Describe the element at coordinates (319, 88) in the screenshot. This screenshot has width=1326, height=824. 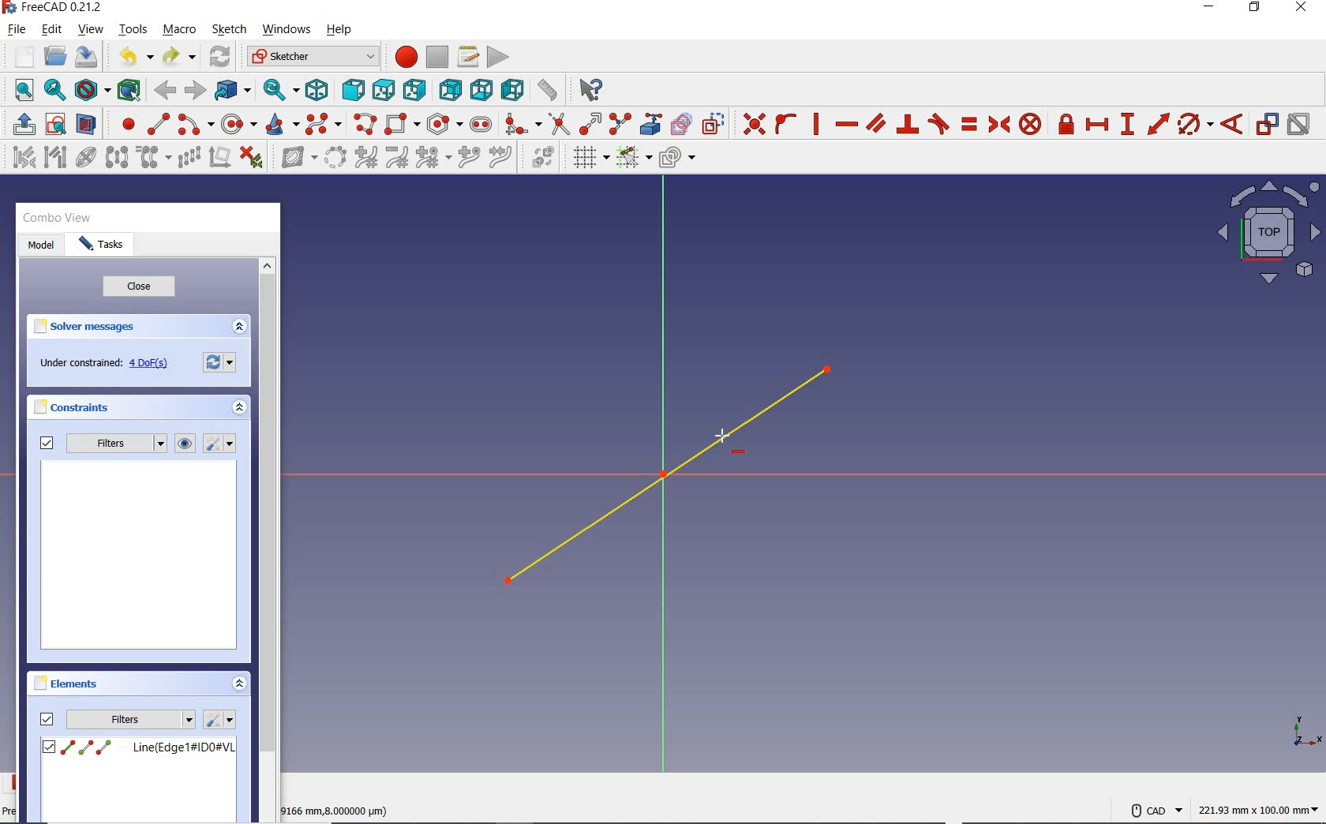
I see `ISOMETRIC` at that location.